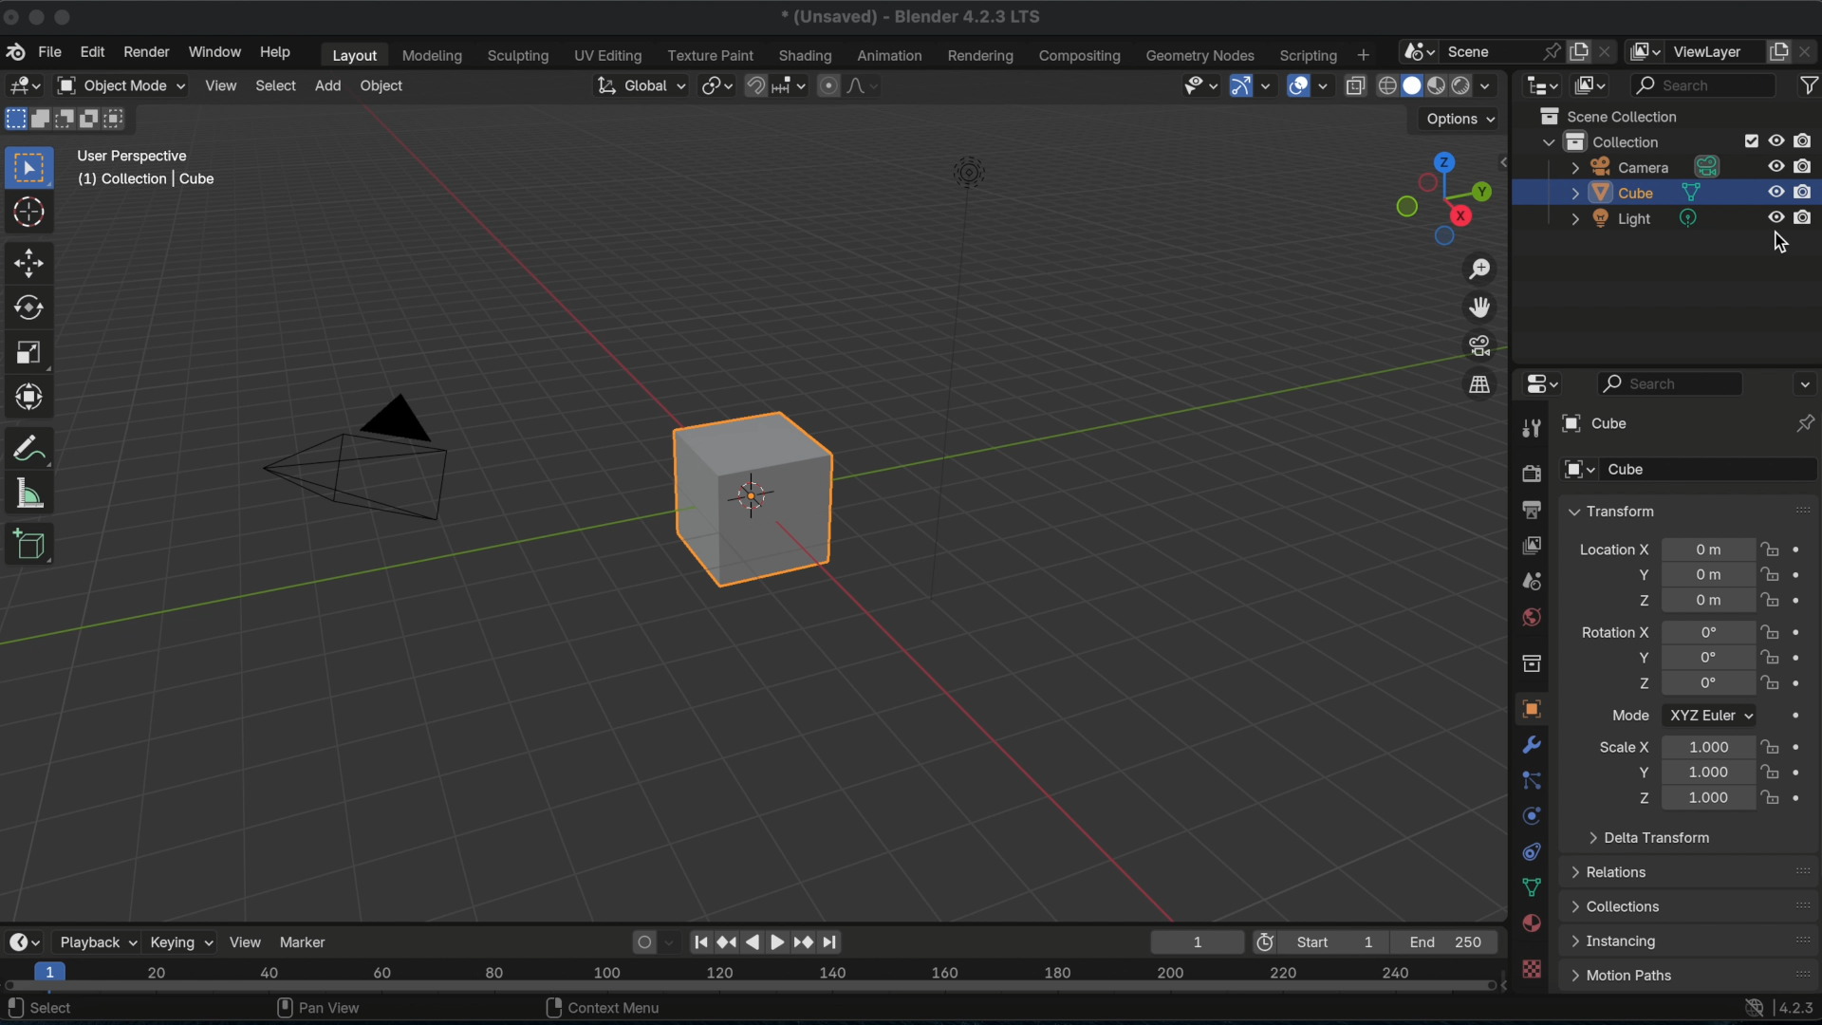  I want to click on jump to end, so click(827, 942).